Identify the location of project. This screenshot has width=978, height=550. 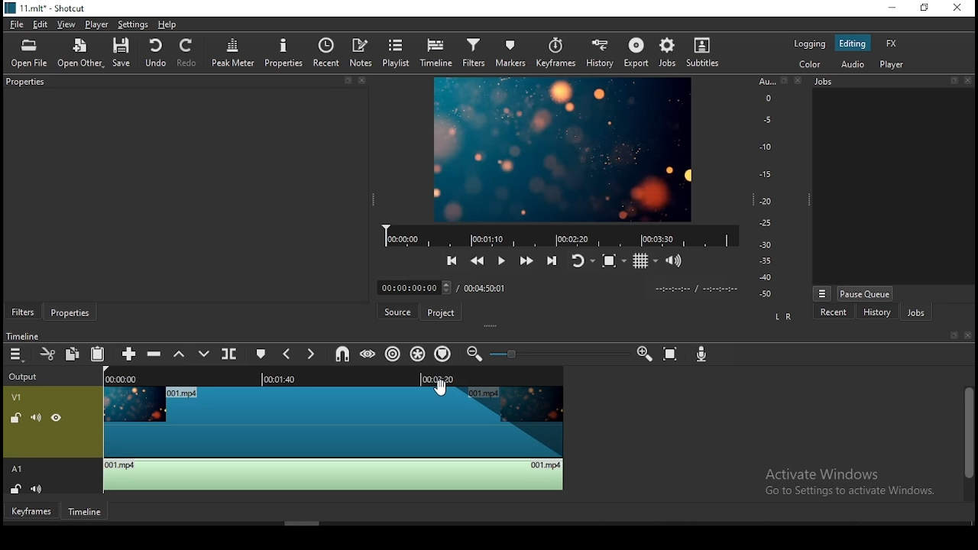
(440, 313).